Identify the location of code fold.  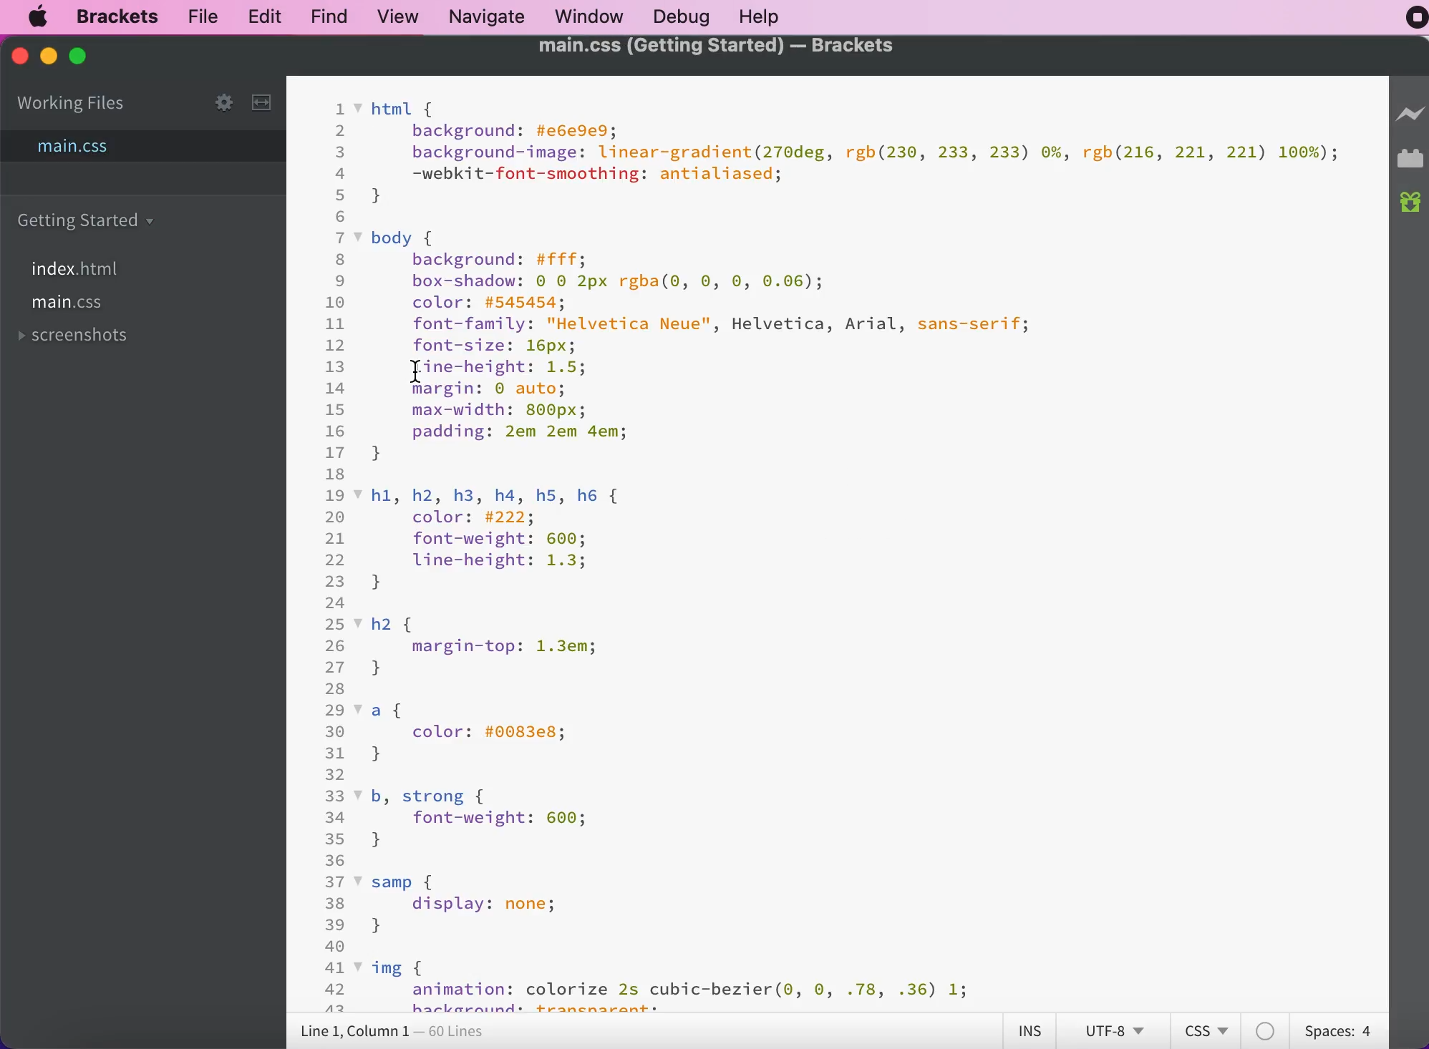
(357, 880).